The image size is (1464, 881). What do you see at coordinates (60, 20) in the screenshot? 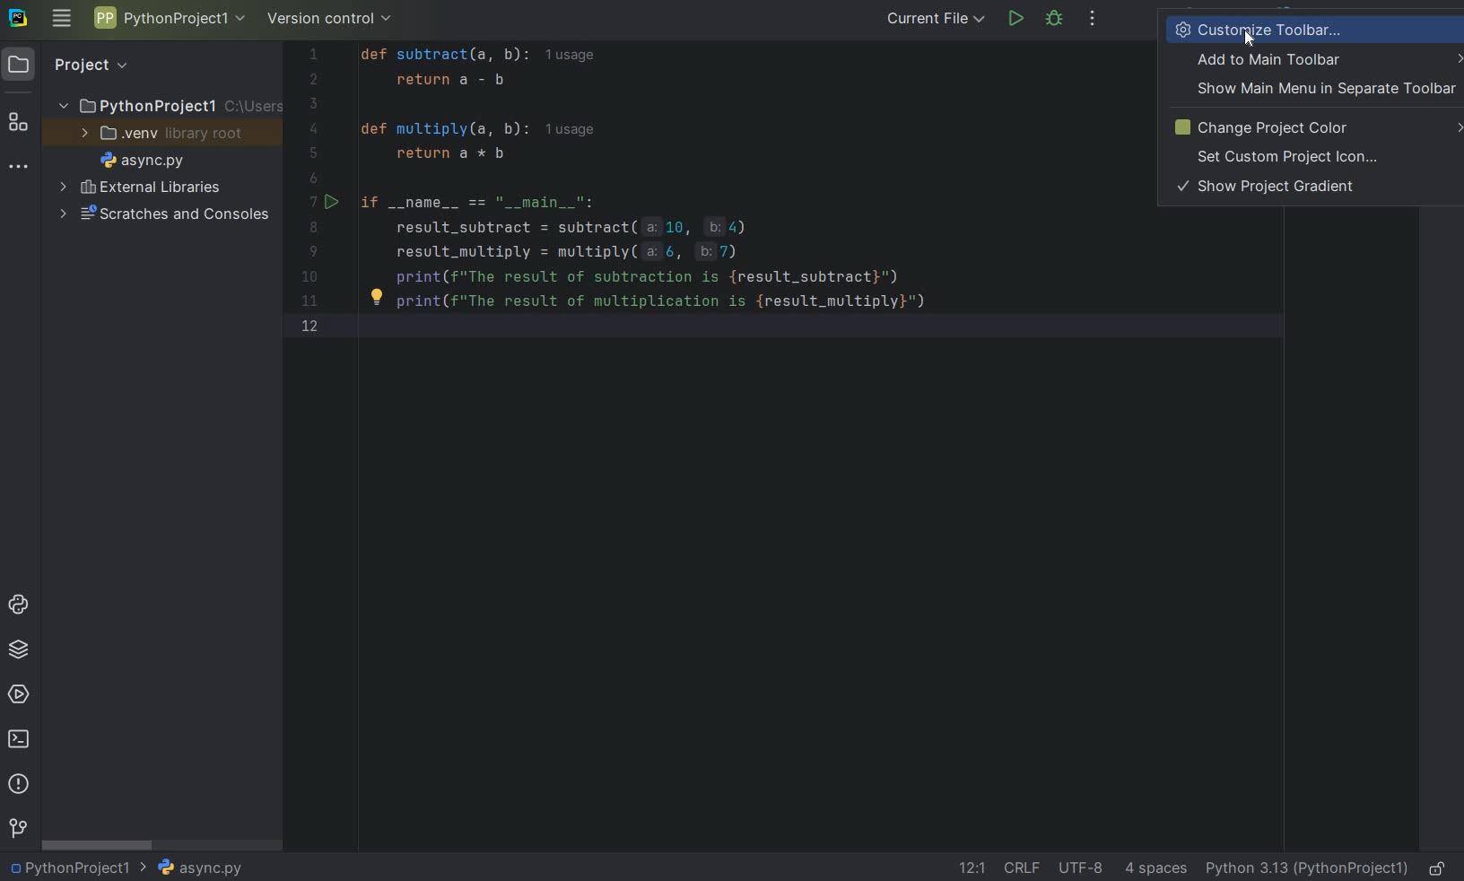
I see `MAIN MENU` at bounding box center [60, 20].